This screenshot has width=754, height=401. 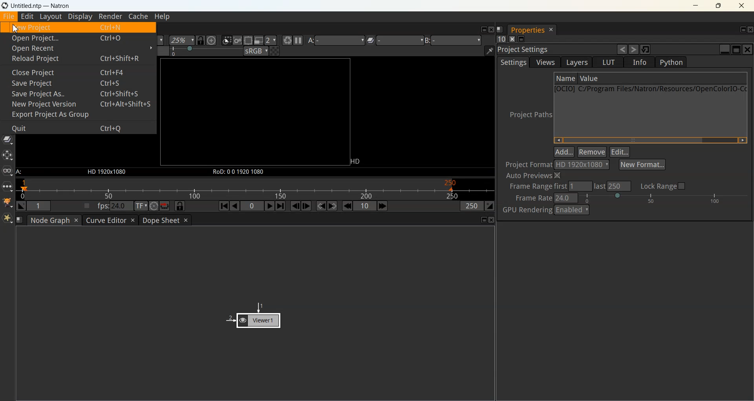 What do you see at coordinates (608, 62) in the screenshot?
I see `LUT` at bounding box center [608, 62].